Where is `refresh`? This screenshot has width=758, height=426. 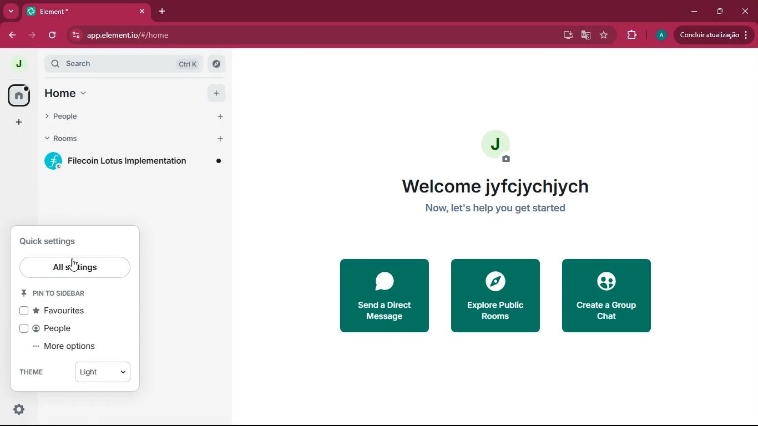
refresh is located at coordinates (53, 35).